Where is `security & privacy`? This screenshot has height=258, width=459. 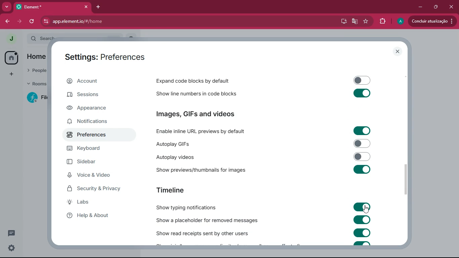
security & privacy is located at coordinates (98, 189).